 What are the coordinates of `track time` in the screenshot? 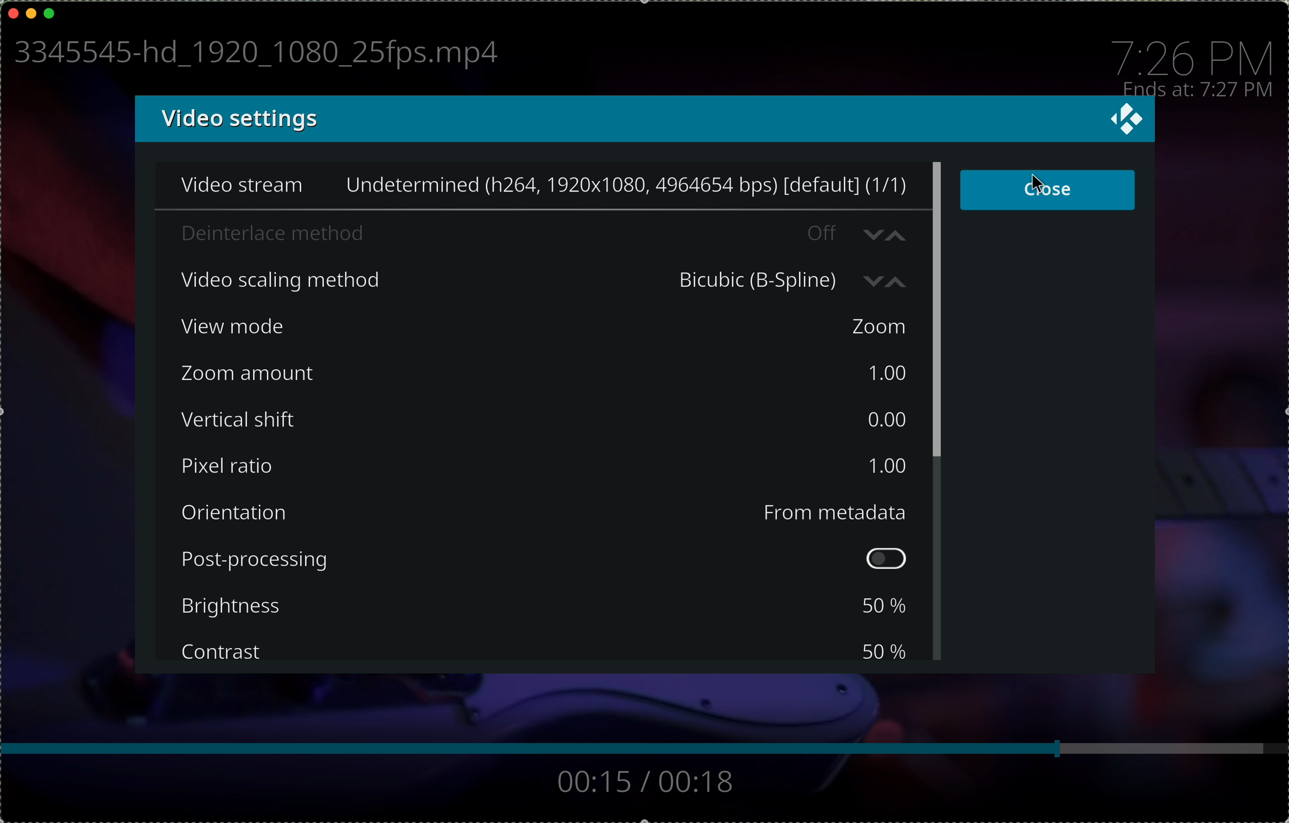 It's located at (651, 783).